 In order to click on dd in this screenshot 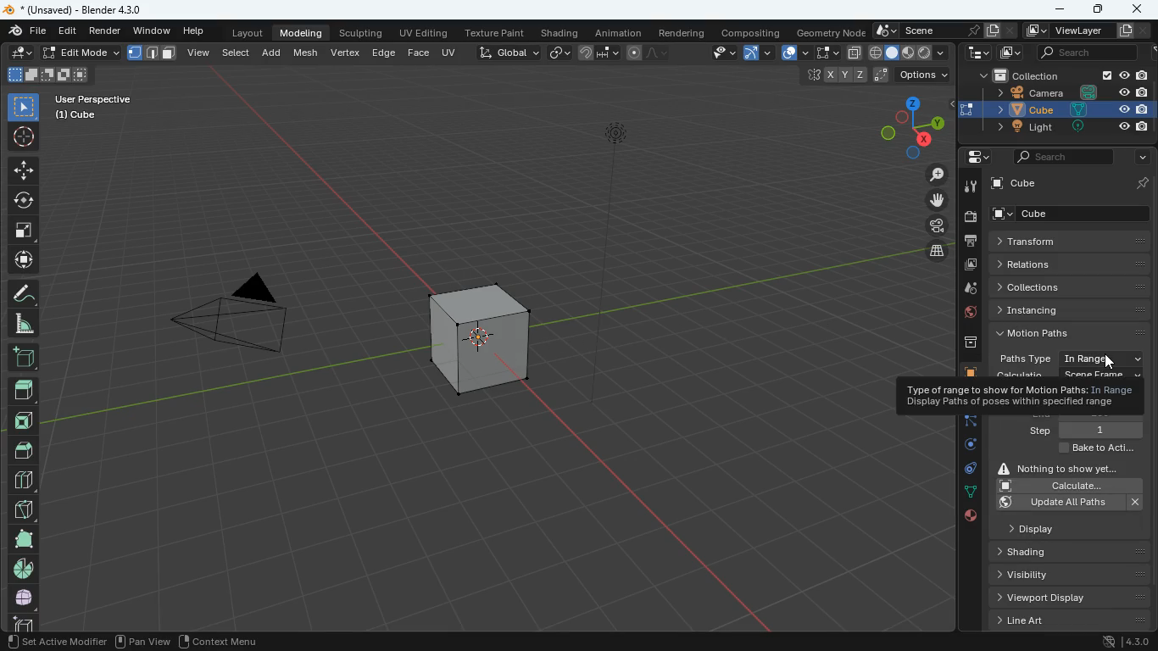, I will do `click(23, 356)`.